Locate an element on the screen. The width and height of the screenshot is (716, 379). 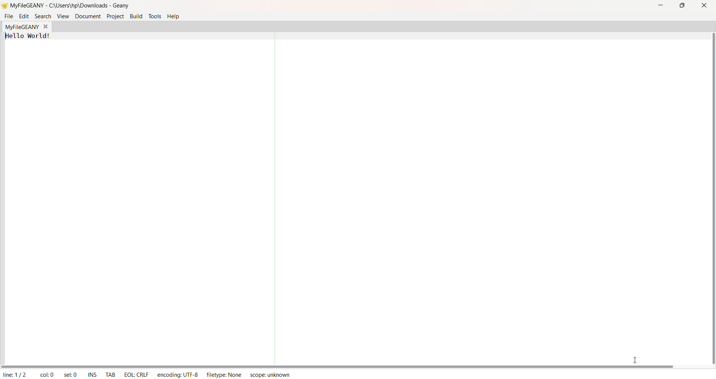
sel: 0 is located at coordinates (70, 374).